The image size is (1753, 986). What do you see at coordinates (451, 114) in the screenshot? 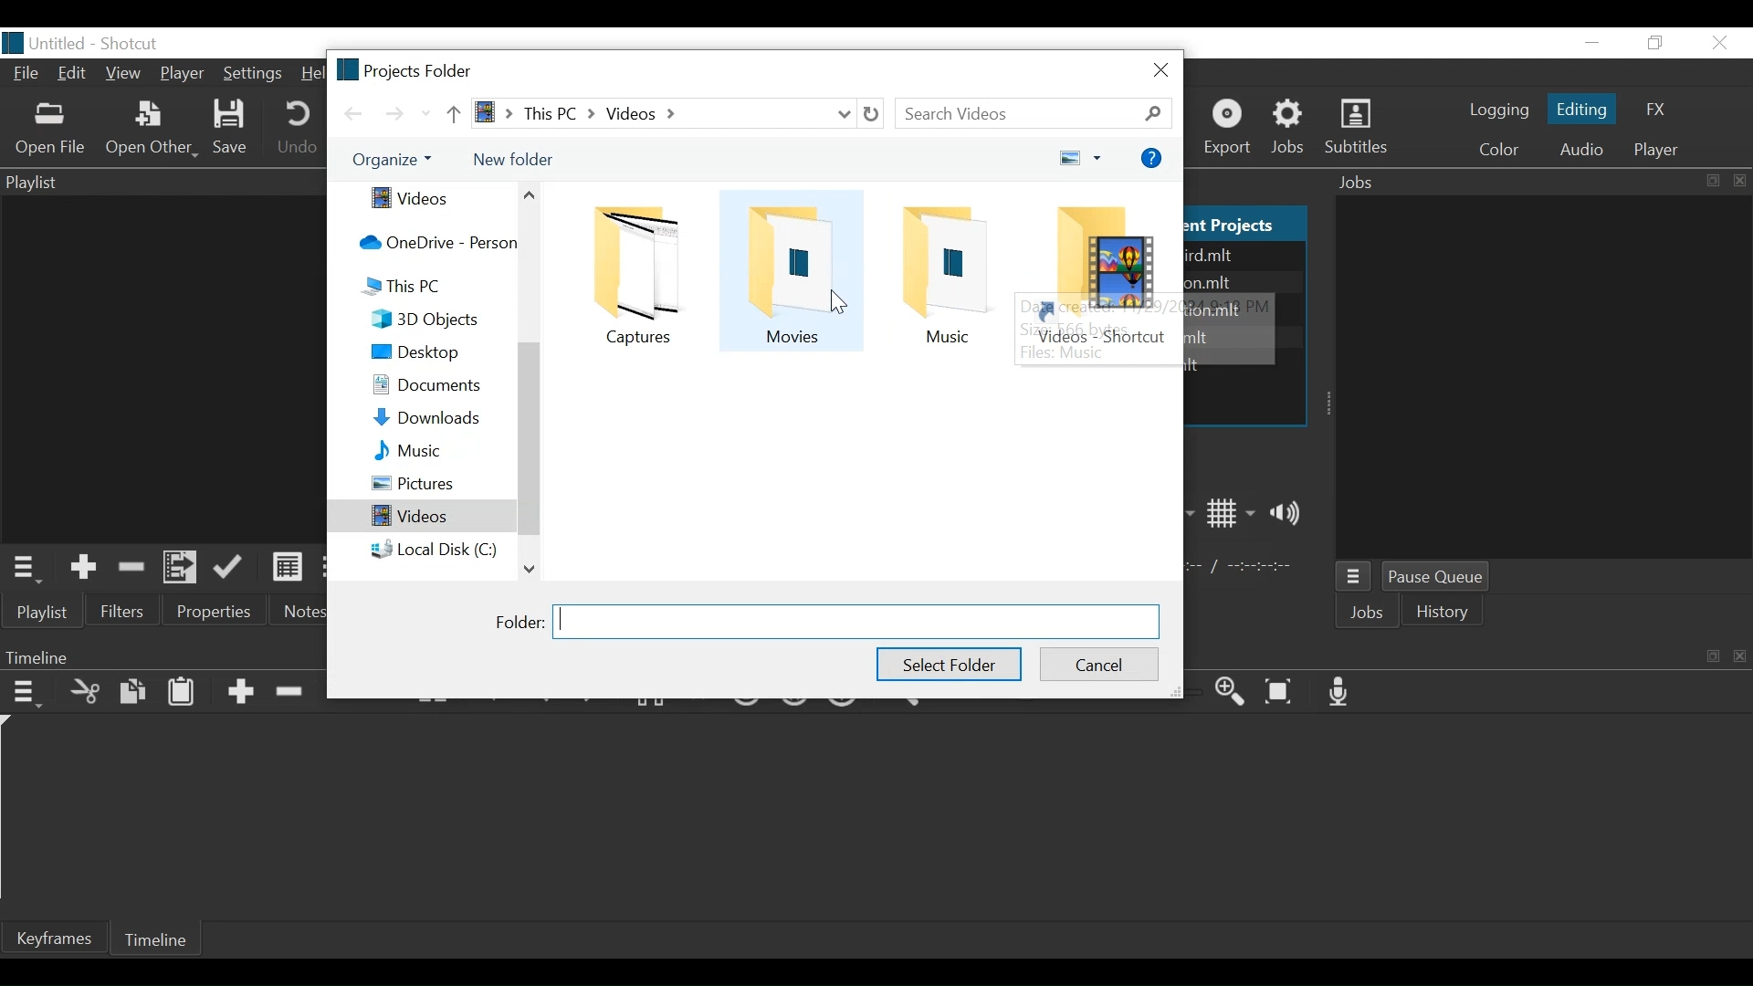
I see `Parent` at bounding box center [451, 114].